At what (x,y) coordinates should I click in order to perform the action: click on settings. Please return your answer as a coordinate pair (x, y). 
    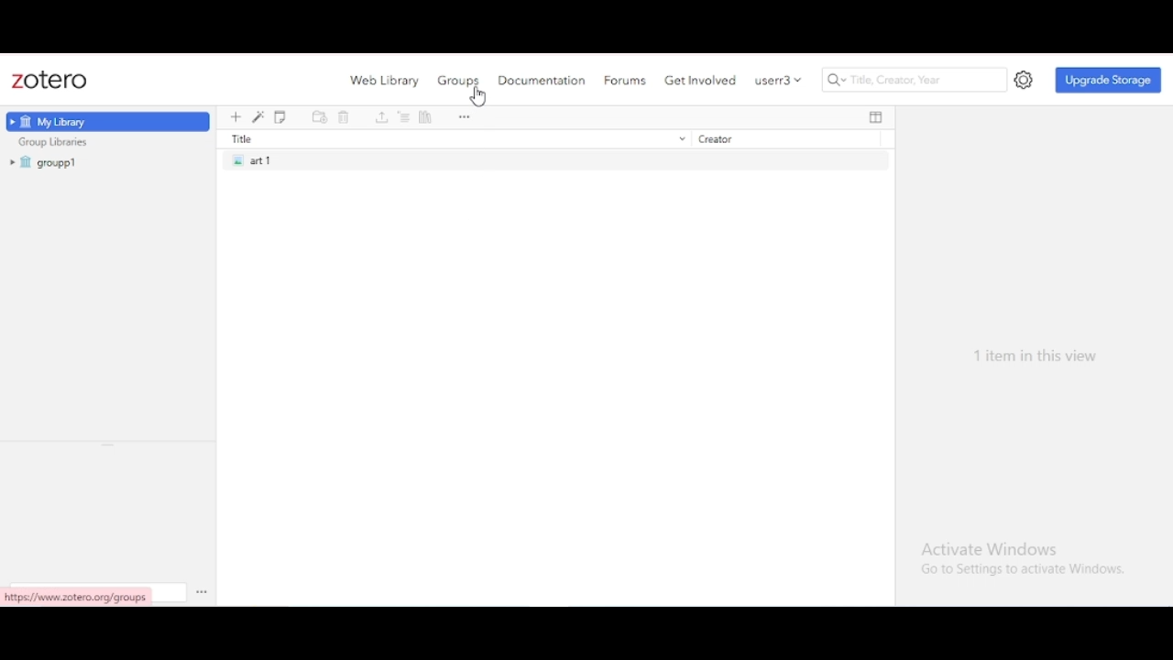
    Looking at the image, I should click on (1025, 81).